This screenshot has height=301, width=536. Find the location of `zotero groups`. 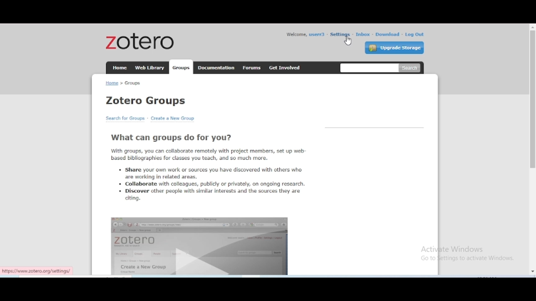

zotero groups is located at coordinates (146, 101).